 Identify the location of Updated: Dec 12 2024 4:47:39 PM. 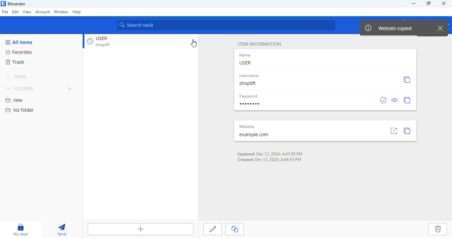
(269, 153).